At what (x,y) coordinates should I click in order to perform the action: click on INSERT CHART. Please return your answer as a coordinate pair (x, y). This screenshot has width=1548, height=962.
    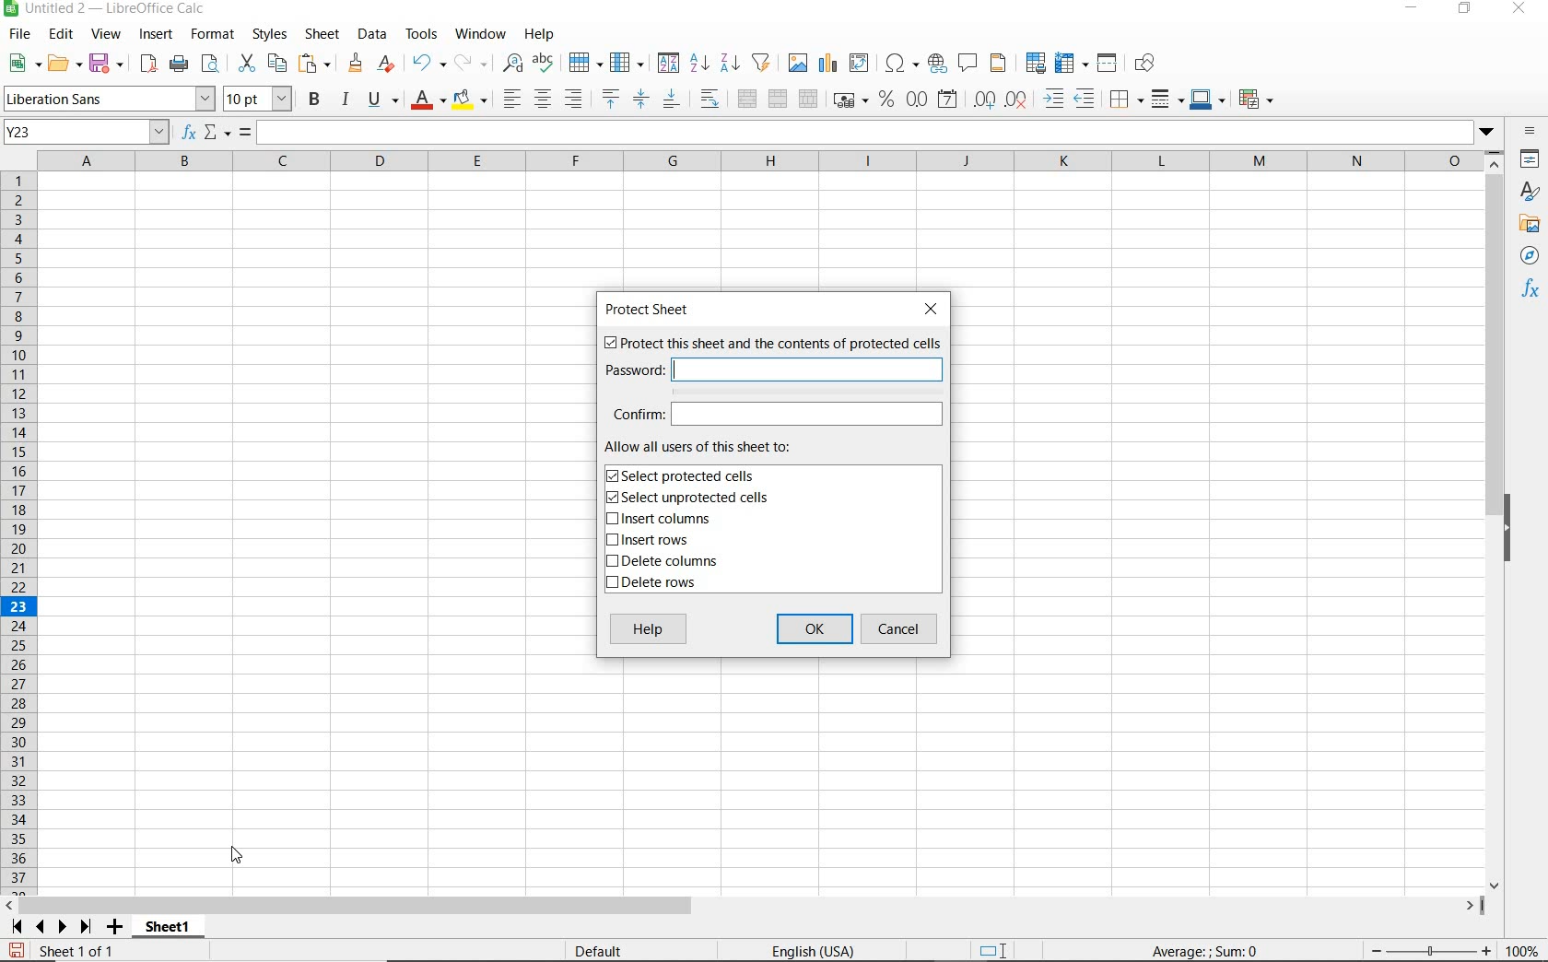
    Looking at the image, I should click on (828, 64).